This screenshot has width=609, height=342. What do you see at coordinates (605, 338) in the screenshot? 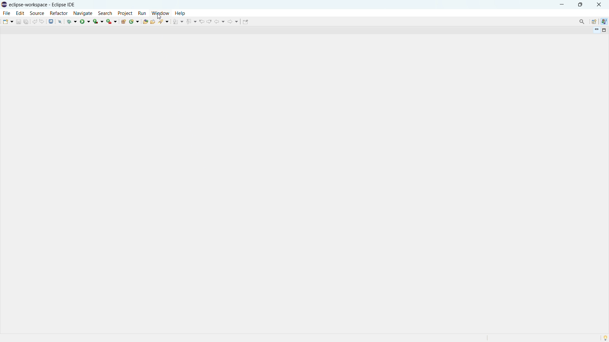
I see `tip of the day` at bounding box center [605, 338].